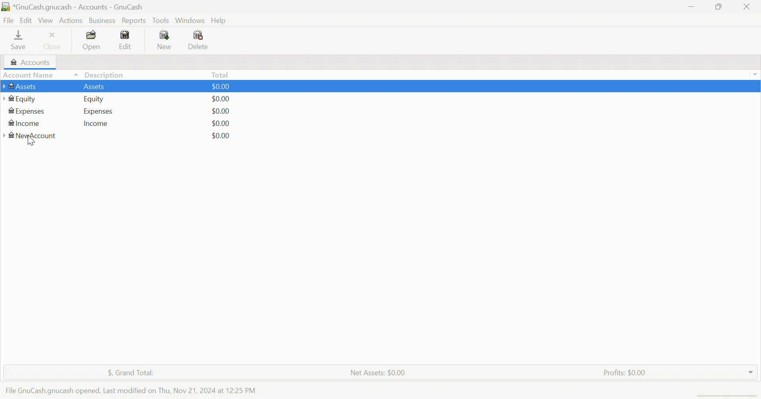 The width and height of the screenshot is (761, 399). What do you see at coordinates (20, 99) in the screenshot?
I see `Equity` at bounding box center [20, 99].